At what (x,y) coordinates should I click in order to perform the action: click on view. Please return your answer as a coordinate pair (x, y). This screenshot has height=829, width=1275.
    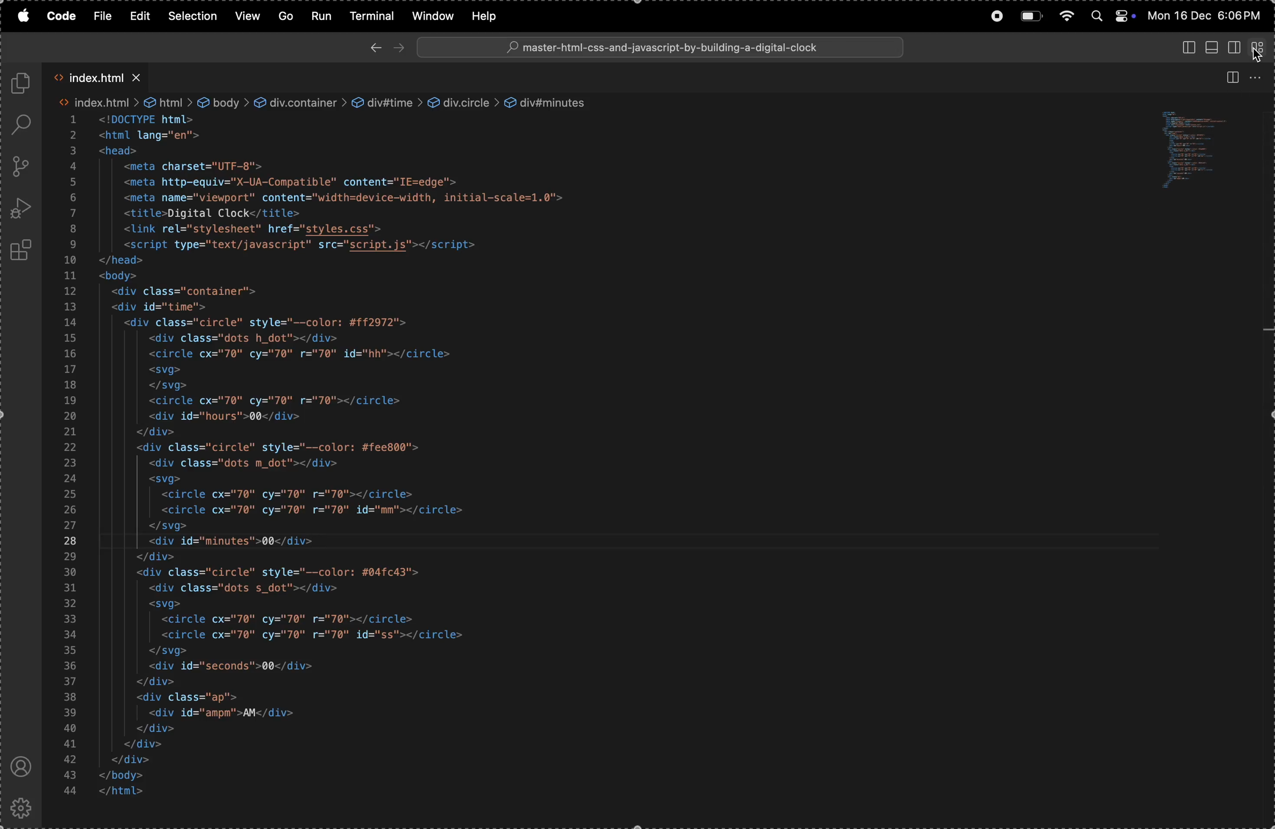
    Looking at the image, I should click on (248, 16).